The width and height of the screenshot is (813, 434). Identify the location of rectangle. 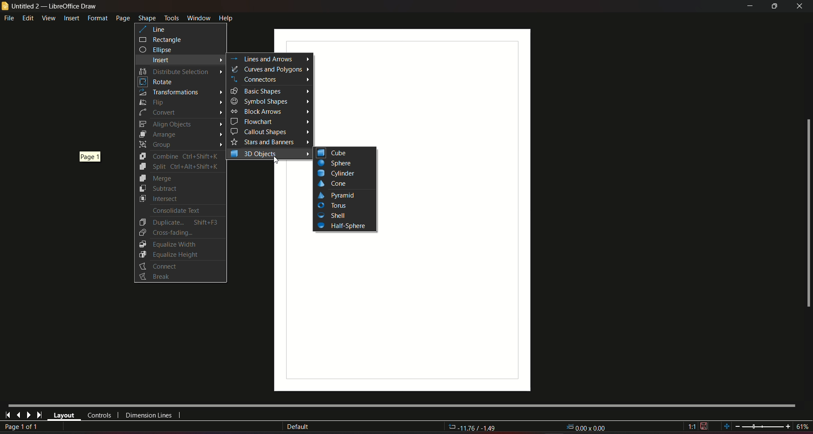
(160, 40).